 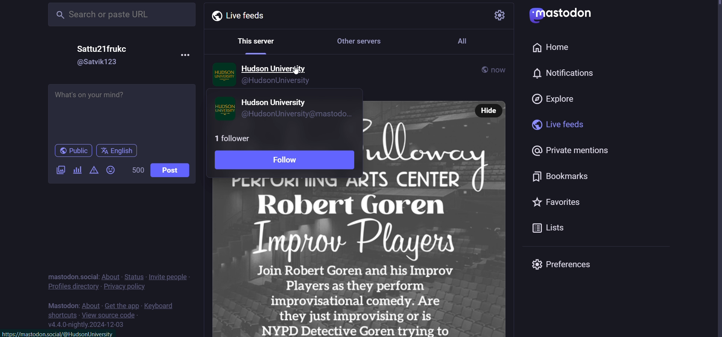 What do you see at coordinates (60, 171) in the screenshot?
I see `images/videos` at bounding box center [60, 171].